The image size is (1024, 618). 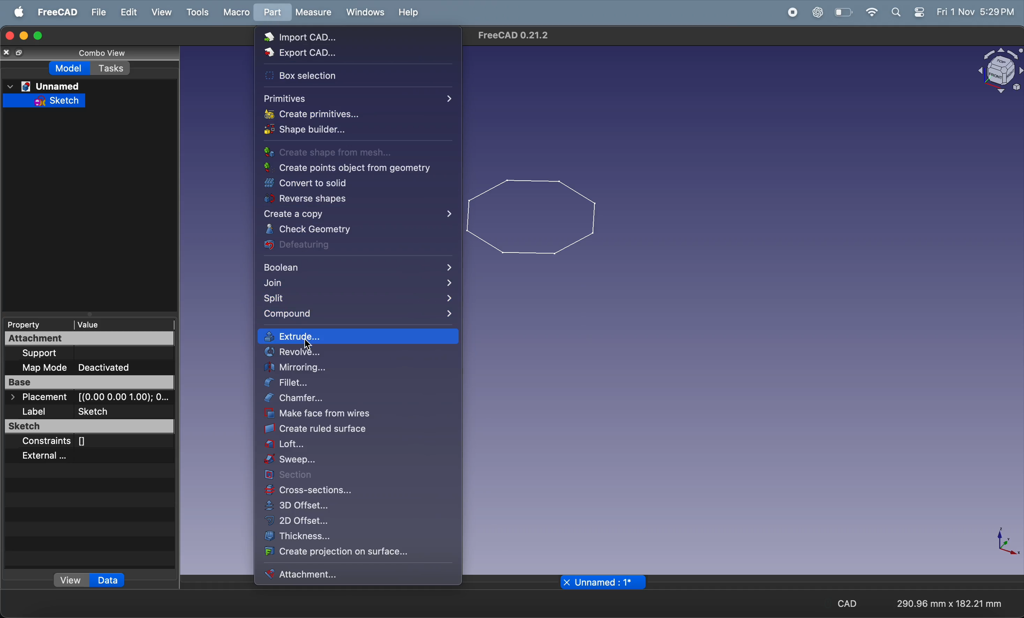 What do you see at coordinates (10, 36) in the screenshot?
I see `closing window` at bounding box center [10, 36].